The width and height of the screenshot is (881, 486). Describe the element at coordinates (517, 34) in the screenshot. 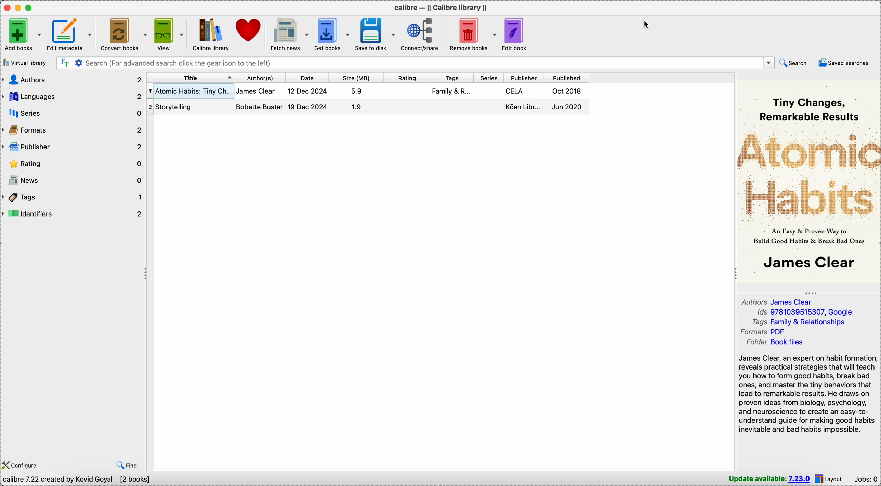

I see `edit book` at that location.